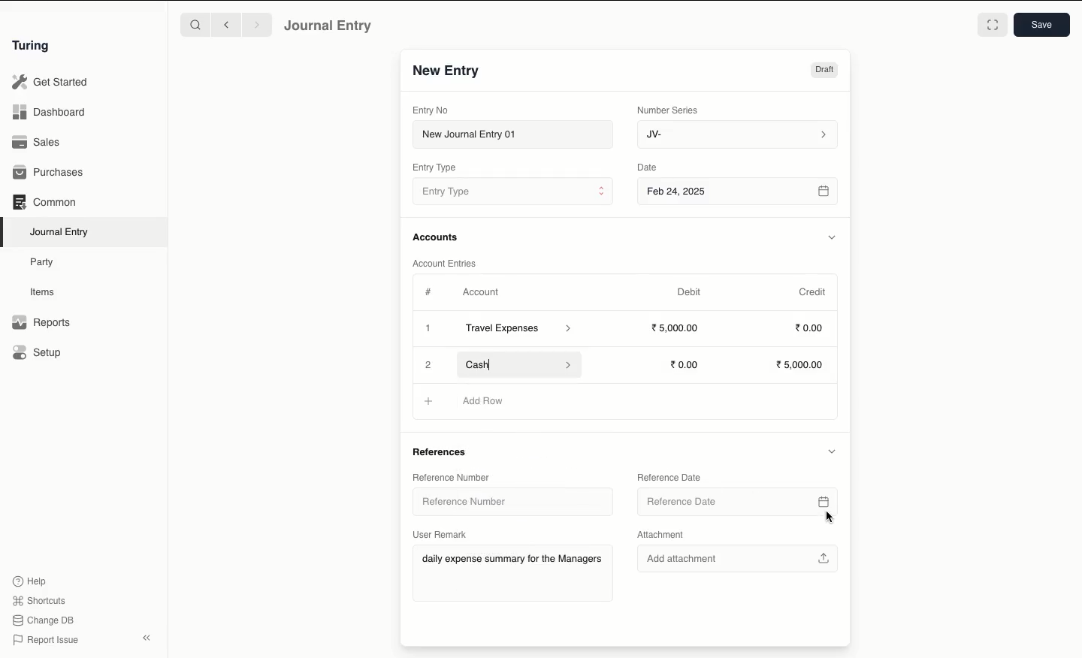 This screenshot has height=658, width=1082. What do you see at coordinates (676, 327) in the screenshot?
I see `5000.00` at bounding box center [676, 327].